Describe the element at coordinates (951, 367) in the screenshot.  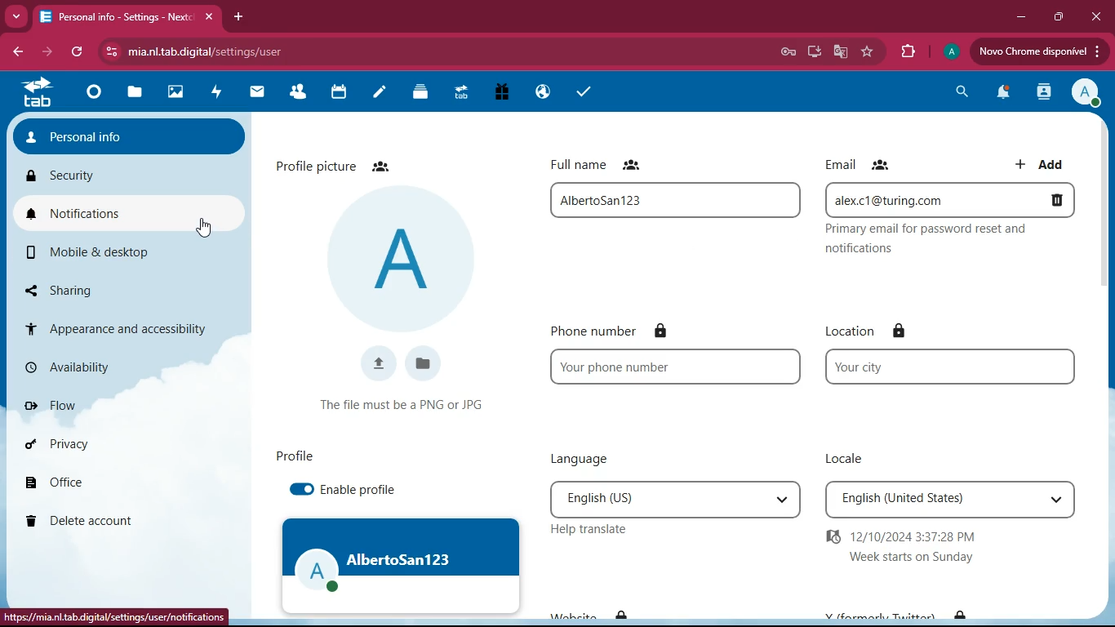
I see `location` at that location.